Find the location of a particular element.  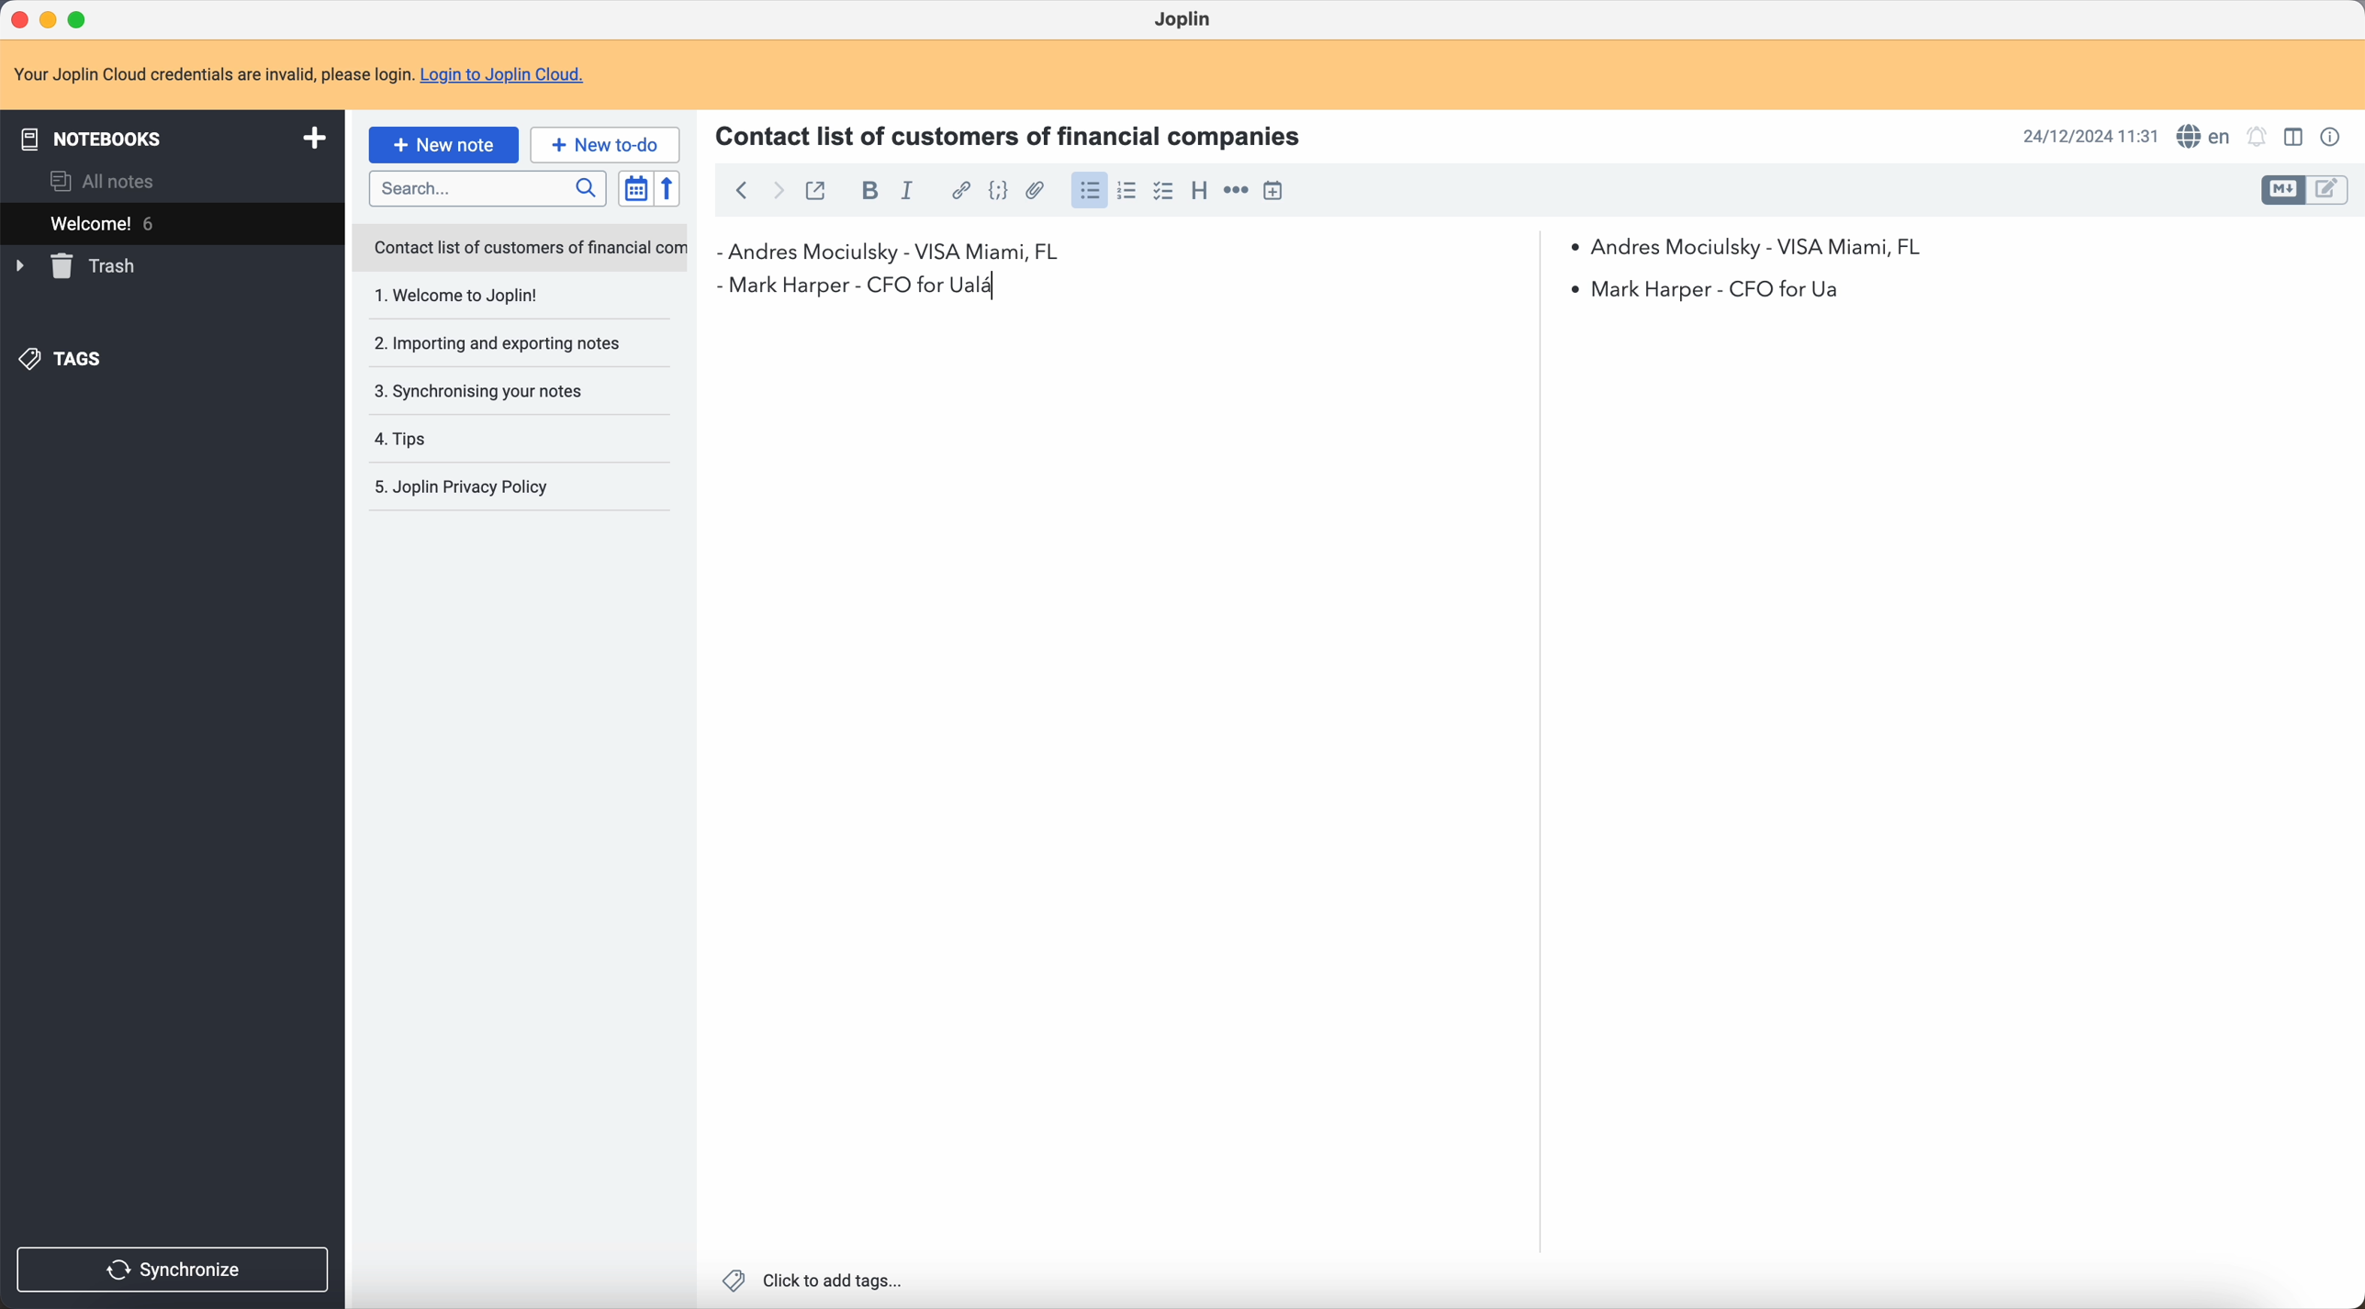

Andres Mociulsky - VISA Miami, FL is located at coordinates (1759, 244).